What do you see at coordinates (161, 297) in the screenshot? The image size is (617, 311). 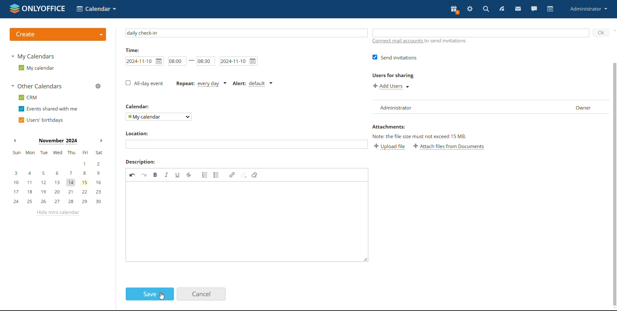 I see `cursor` at bounding box center [161, 297].